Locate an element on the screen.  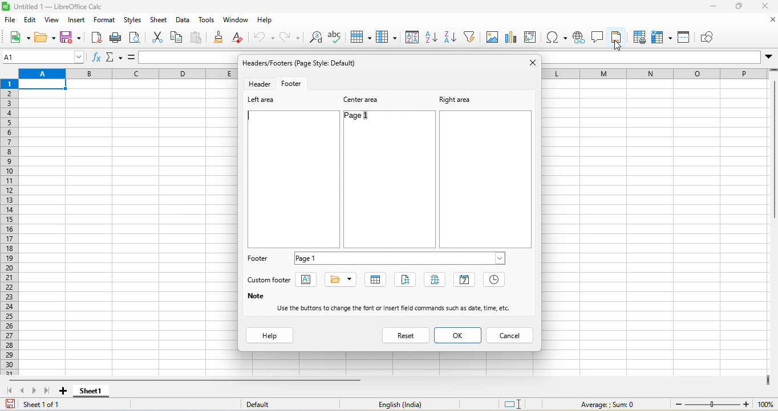
title is located at coordinates (341, 279).